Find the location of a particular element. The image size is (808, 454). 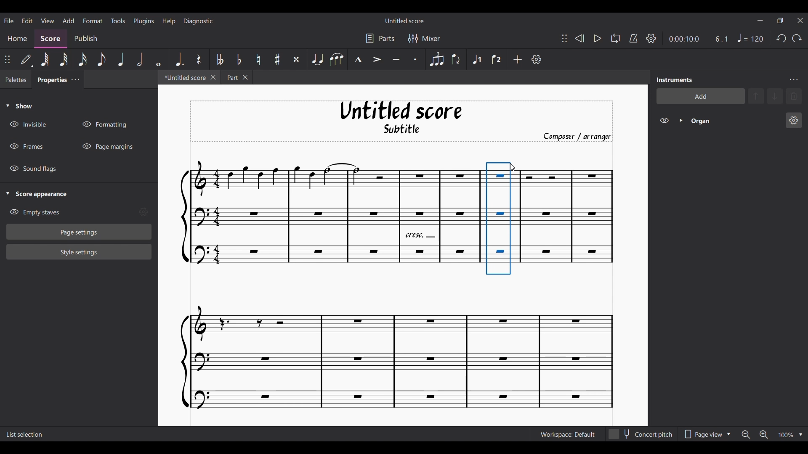

Play is located at coordinates (598, 39).